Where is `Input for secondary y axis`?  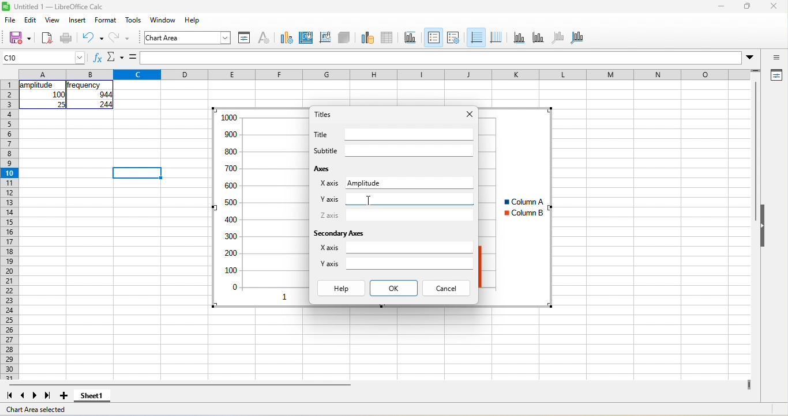 Input for secondary y axis is located at coordinates (410, 263).